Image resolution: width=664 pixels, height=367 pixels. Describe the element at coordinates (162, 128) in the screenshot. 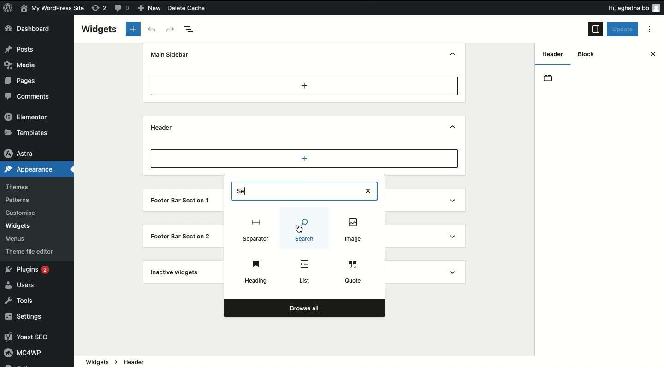

I see `Header` at that location.